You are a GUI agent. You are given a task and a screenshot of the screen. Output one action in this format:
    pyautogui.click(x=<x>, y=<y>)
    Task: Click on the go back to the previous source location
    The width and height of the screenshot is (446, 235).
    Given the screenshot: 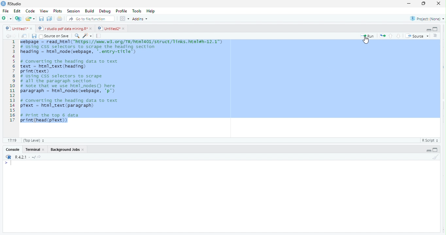 What is the action you would take?
    pyautogui.click(x=8, y=36)
    